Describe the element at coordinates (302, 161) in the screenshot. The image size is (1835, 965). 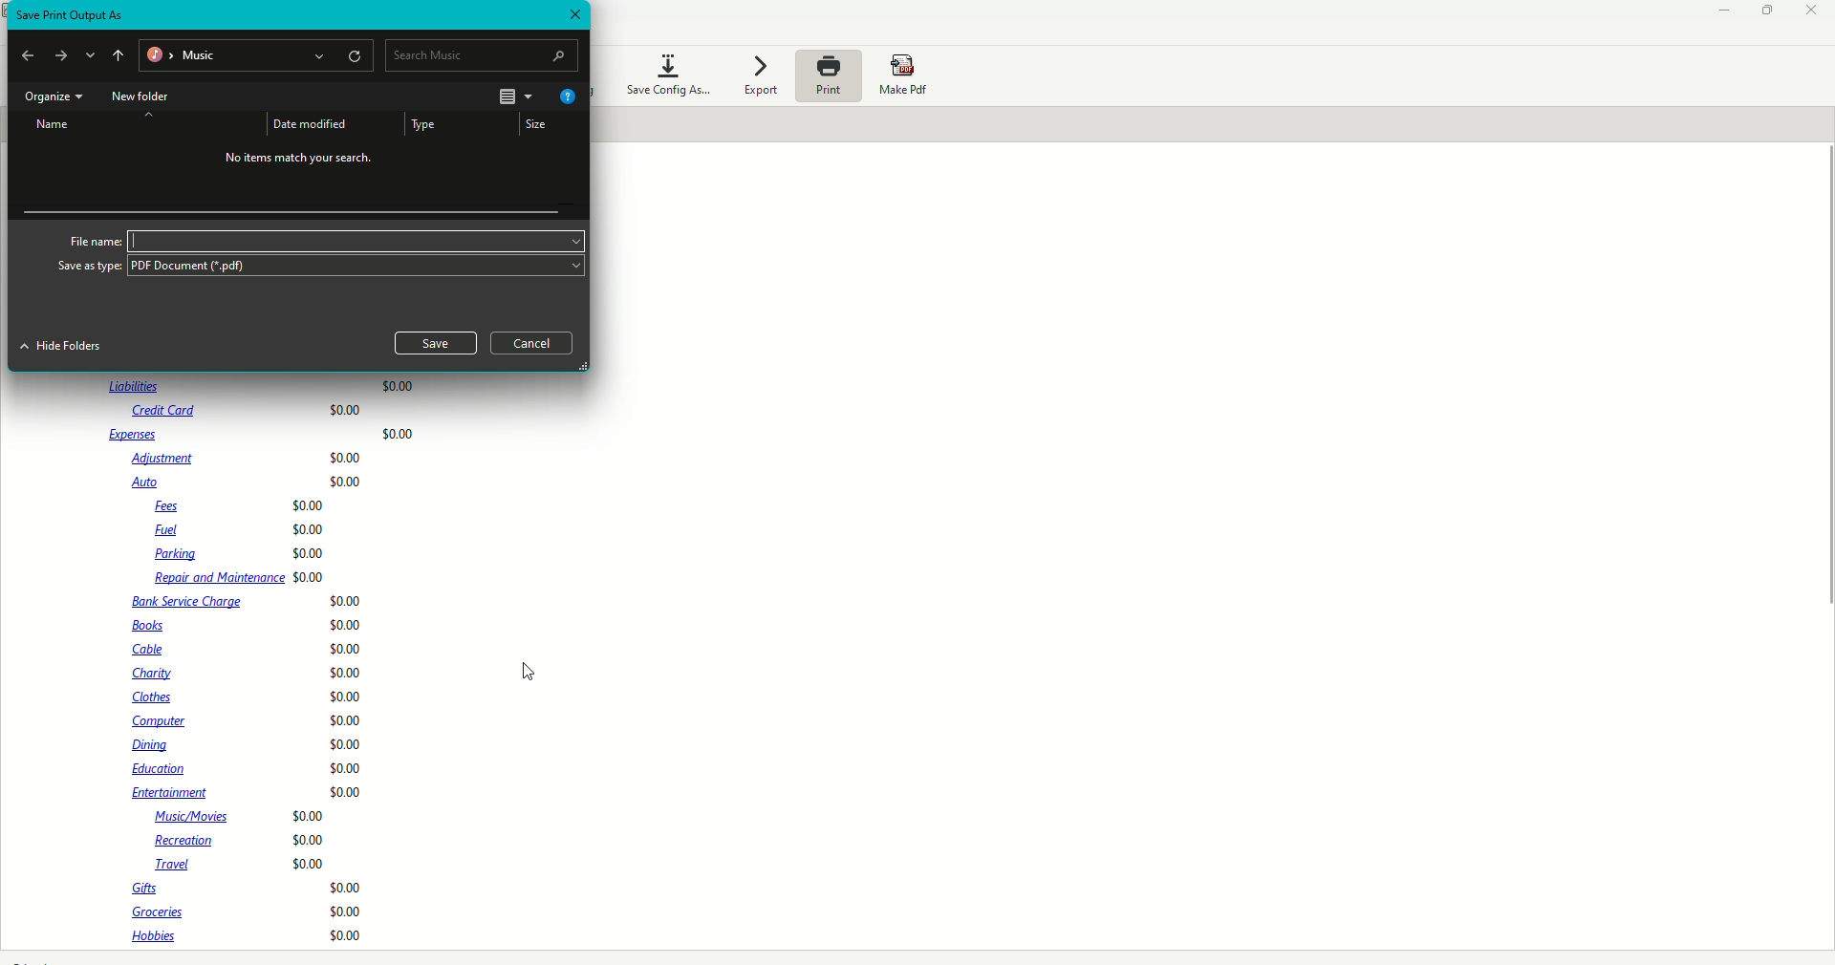
I see `No items match your search` at that location.